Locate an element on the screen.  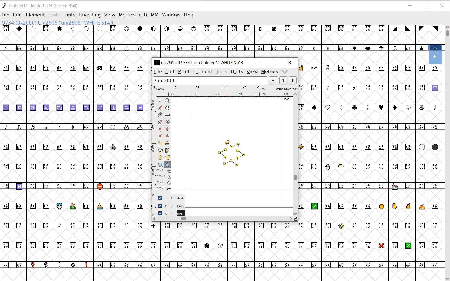
SCROLLBAR is located at coordinates (224, 219).